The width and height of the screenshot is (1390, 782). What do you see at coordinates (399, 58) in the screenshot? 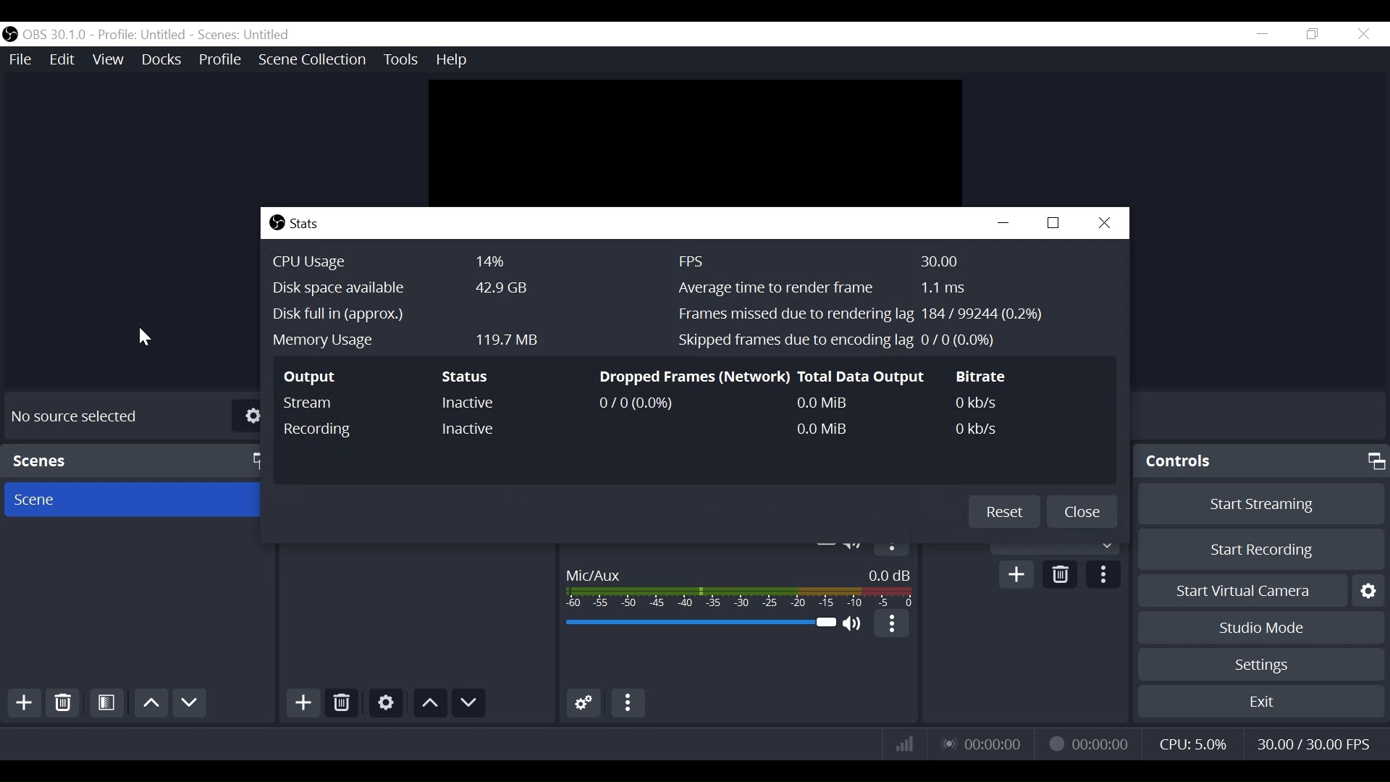
I see `Tools` at bounding box center [399, 58].